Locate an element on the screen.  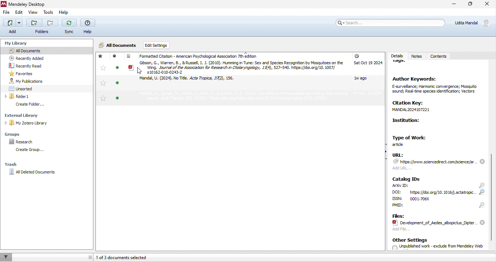
type of work is located at coordinates (412, 140).